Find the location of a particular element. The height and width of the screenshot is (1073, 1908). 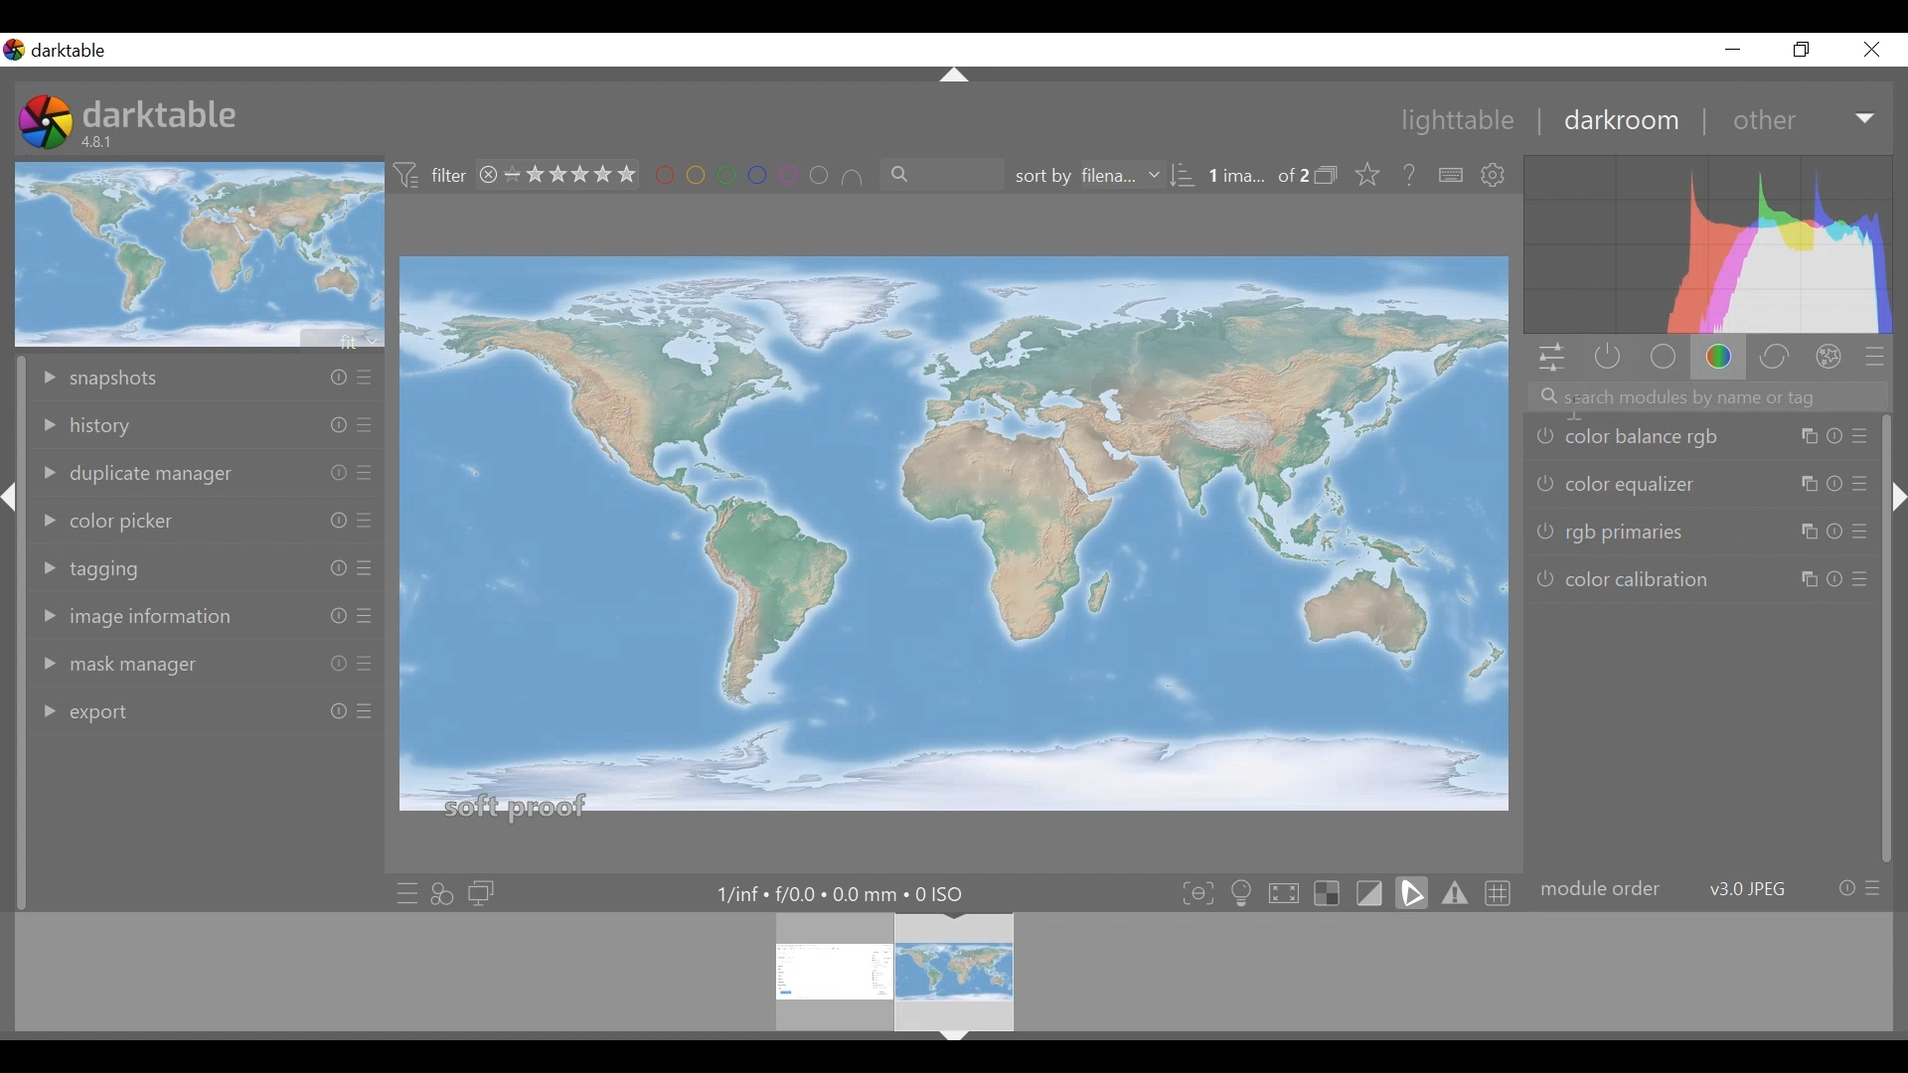

 is located at coordinates (334, 378).